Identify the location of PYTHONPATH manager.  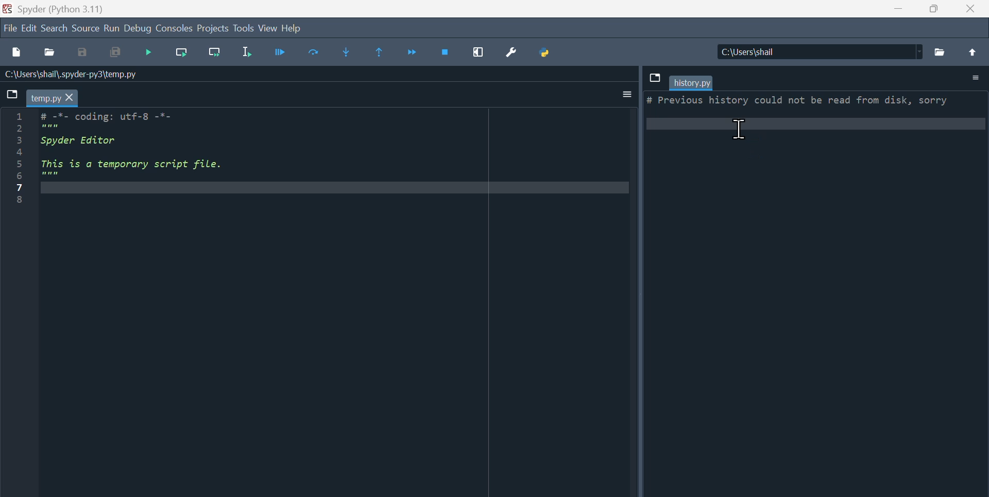
(548, 51).